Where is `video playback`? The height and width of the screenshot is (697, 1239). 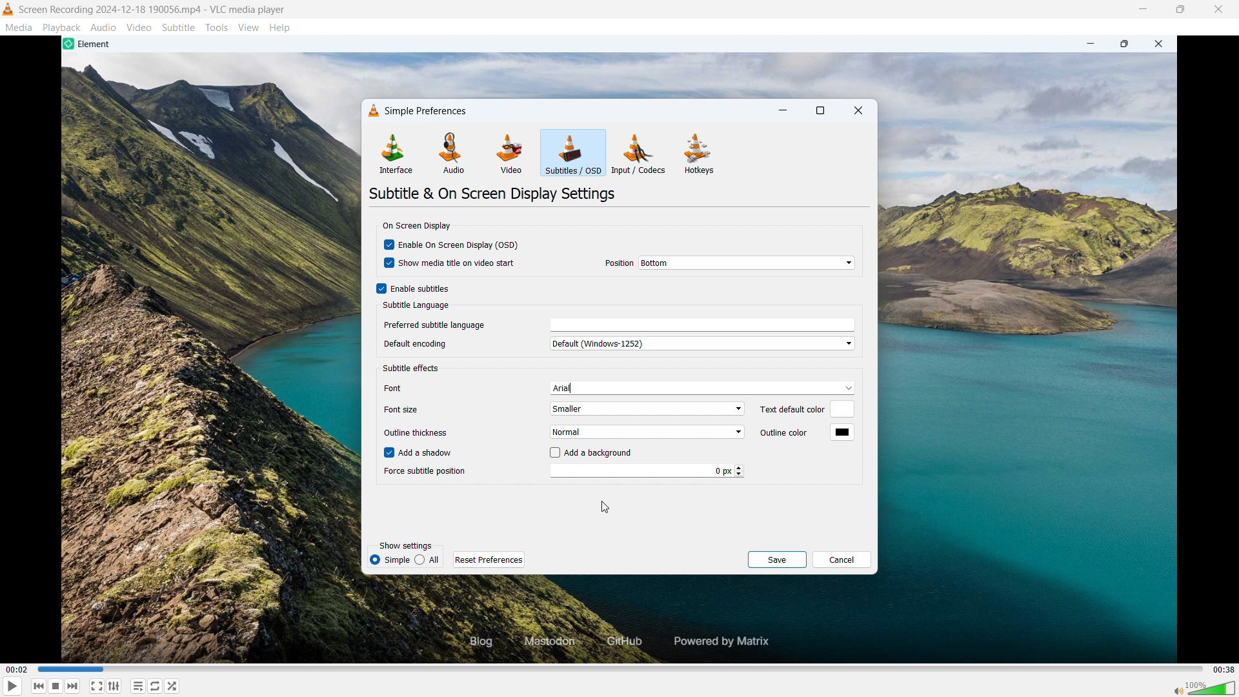 video playback is located at coordinates (626, 66).